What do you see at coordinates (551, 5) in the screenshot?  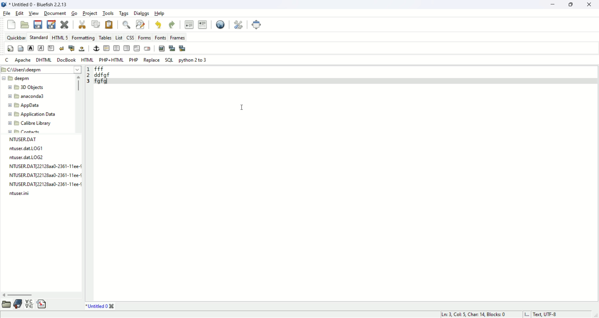 I see `minimize` at bounding box center [551, 5].